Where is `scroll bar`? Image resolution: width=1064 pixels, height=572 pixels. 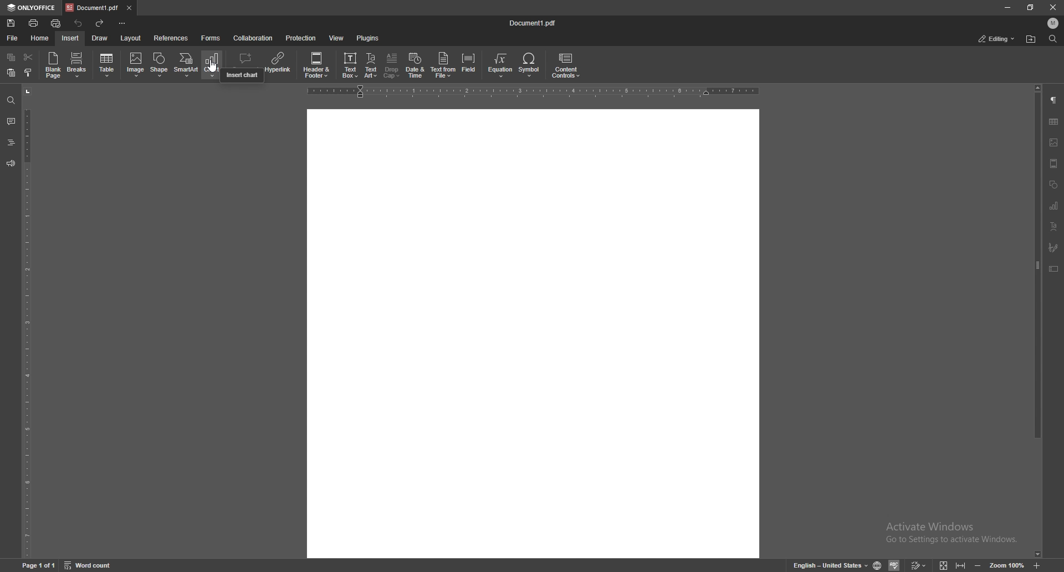
scroll bar is located at coordinates (1038, 322).